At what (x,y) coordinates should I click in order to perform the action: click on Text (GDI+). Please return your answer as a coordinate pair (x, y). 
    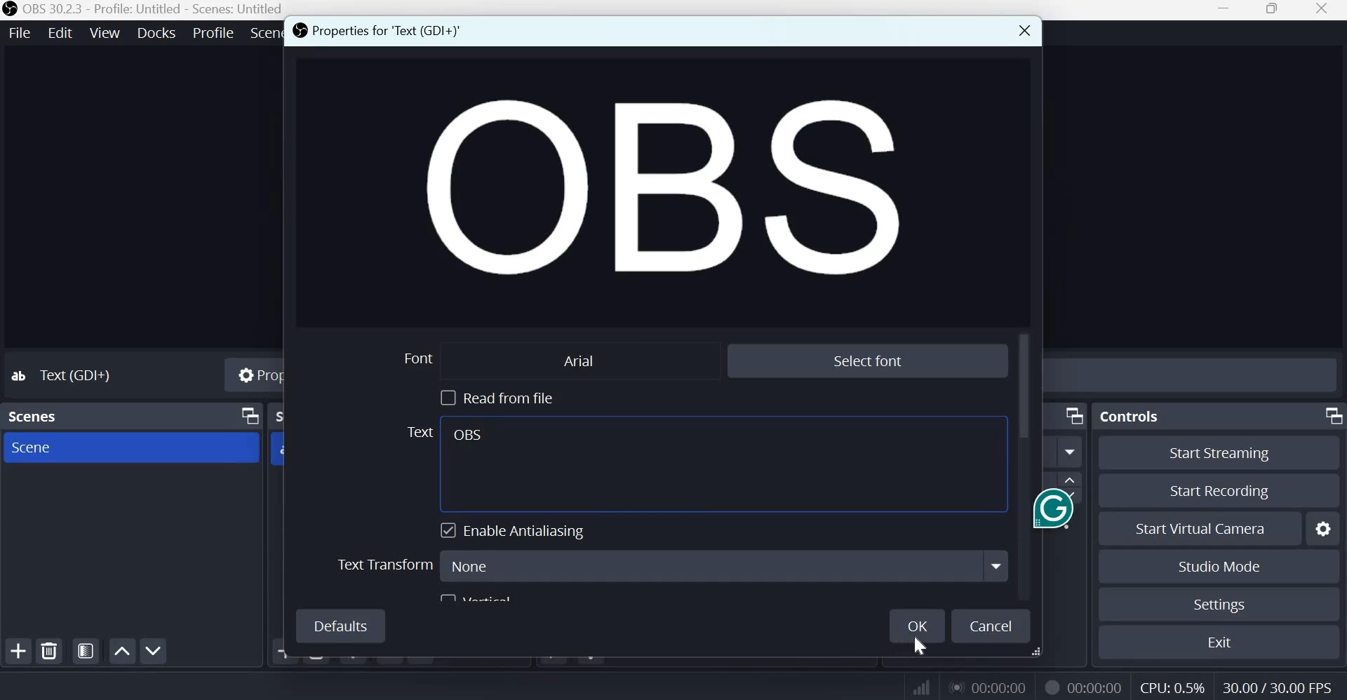
    Looking at the image, I should click on (74, 375).